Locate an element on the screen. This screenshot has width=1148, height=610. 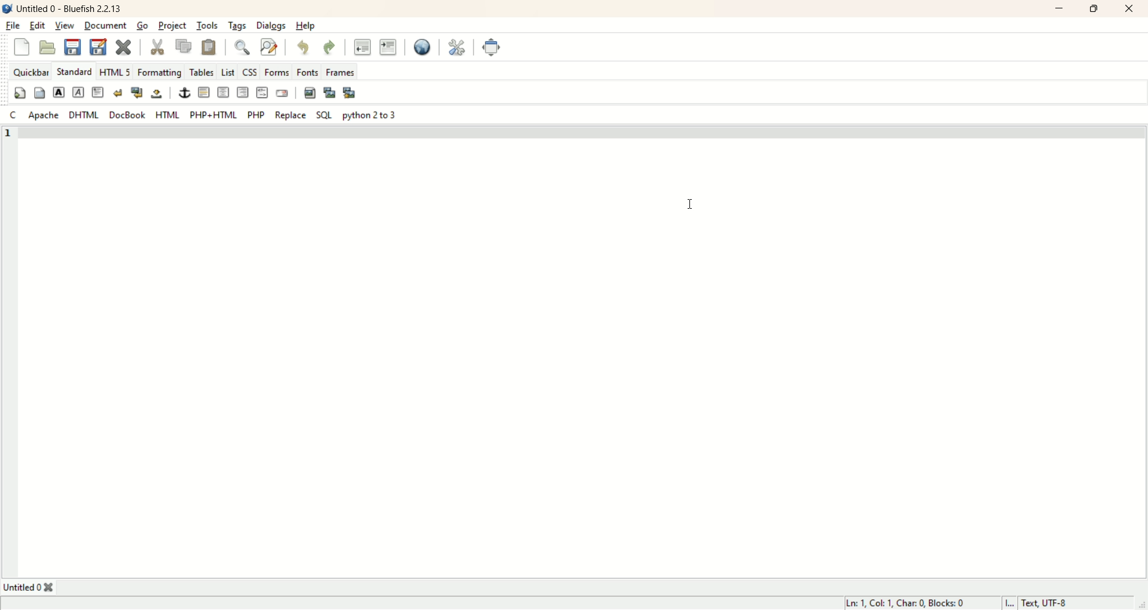
horizontal rule is located at coordinates (203, 91).